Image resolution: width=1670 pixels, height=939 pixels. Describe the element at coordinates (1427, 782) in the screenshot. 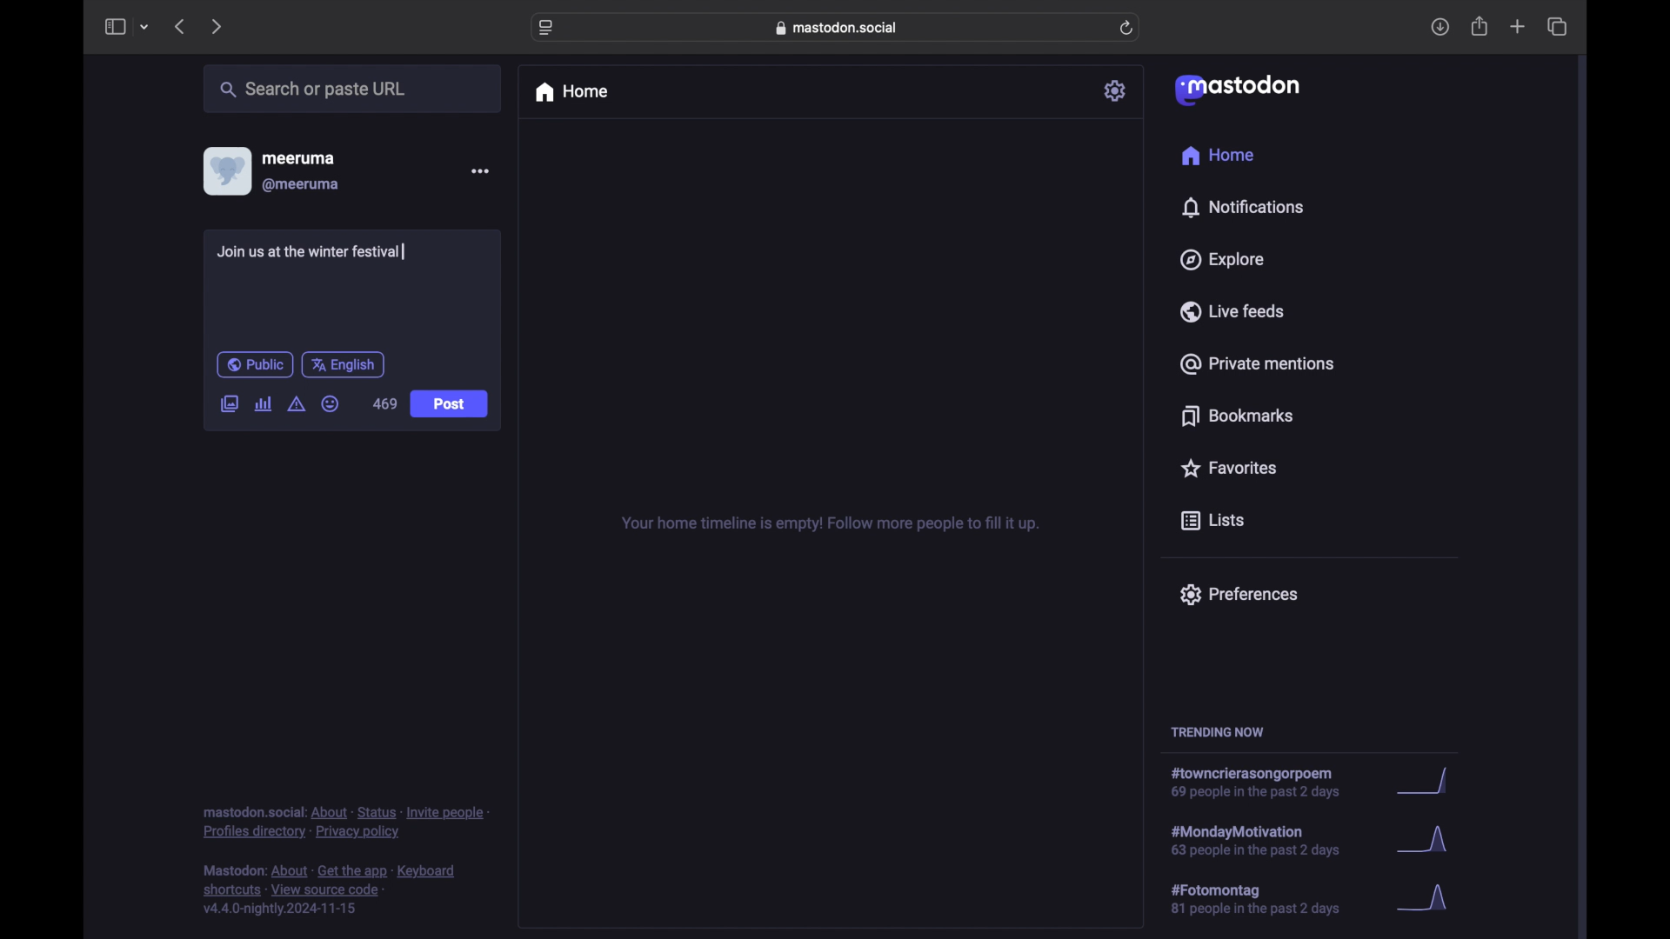

I see `graph` at that location.